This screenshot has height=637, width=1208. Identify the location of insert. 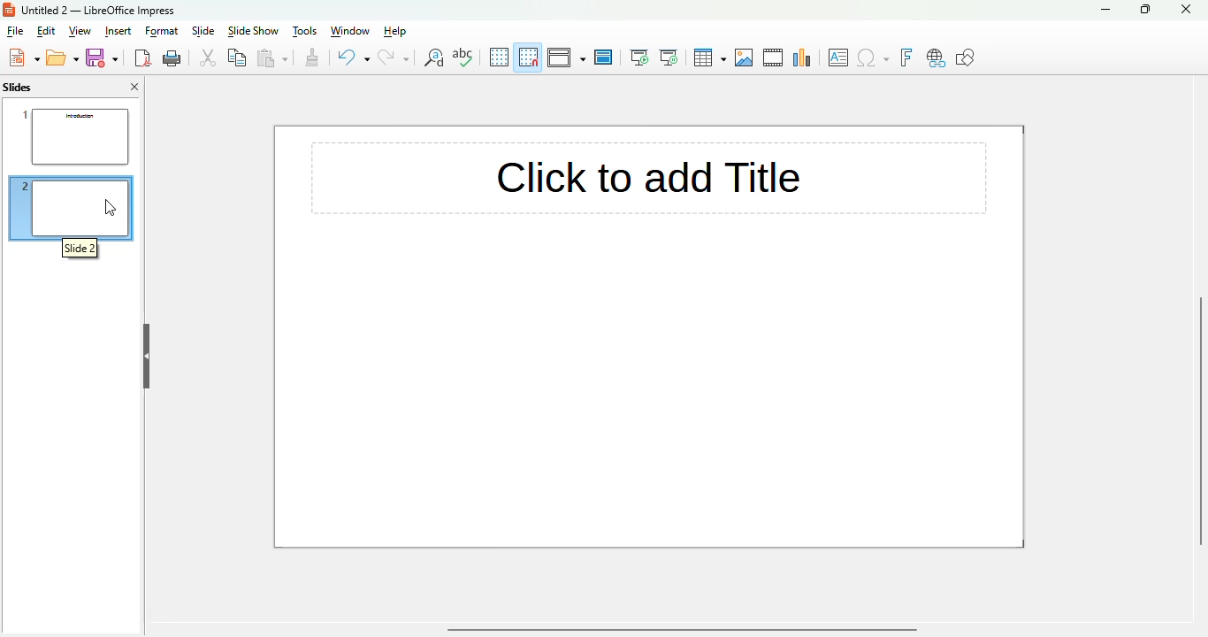
(118, 32).